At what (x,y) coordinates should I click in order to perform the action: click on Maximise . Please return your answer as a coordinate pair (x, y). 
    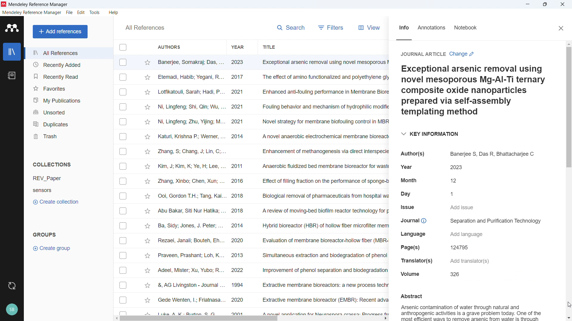
    Looking at the image, I should click on (545, 4).